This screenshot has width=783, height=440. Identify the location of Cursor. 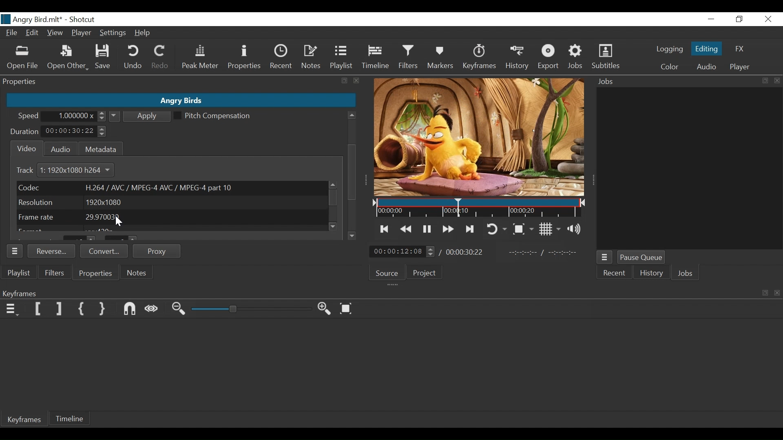
(354, 192).